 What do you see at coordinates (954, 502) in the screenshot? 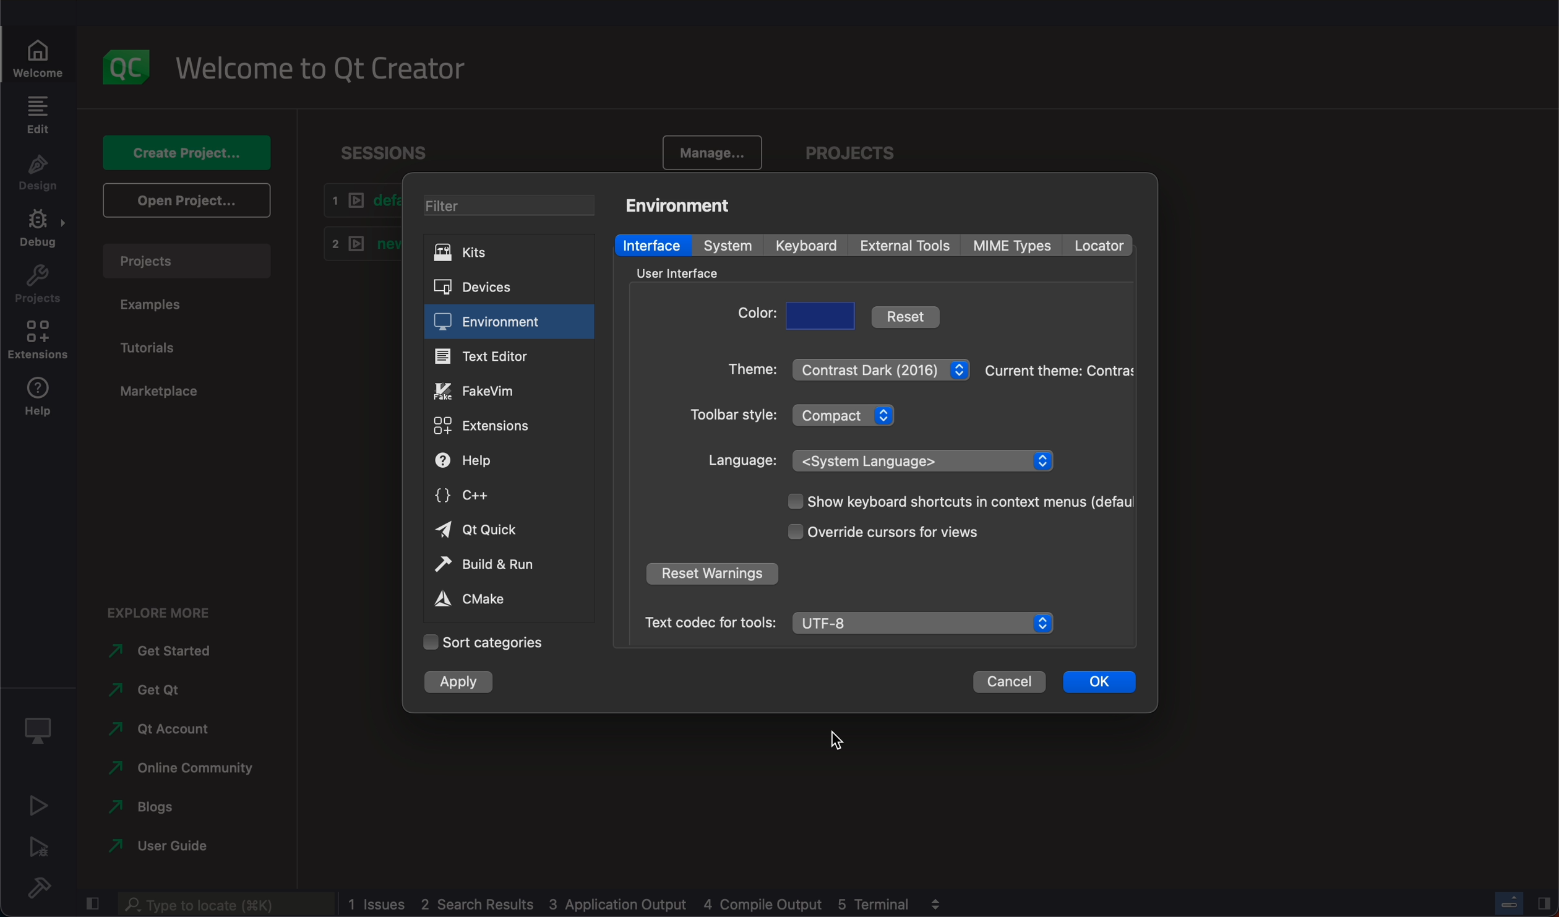
I see `show keyboard` at bounding box center [954, 502].